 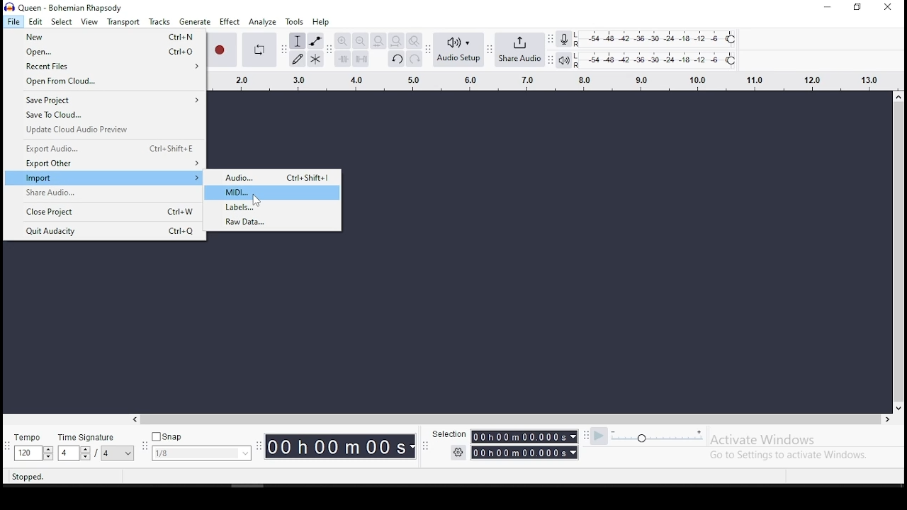 I want to click on fit selection to width, so click(x=378, y=41).